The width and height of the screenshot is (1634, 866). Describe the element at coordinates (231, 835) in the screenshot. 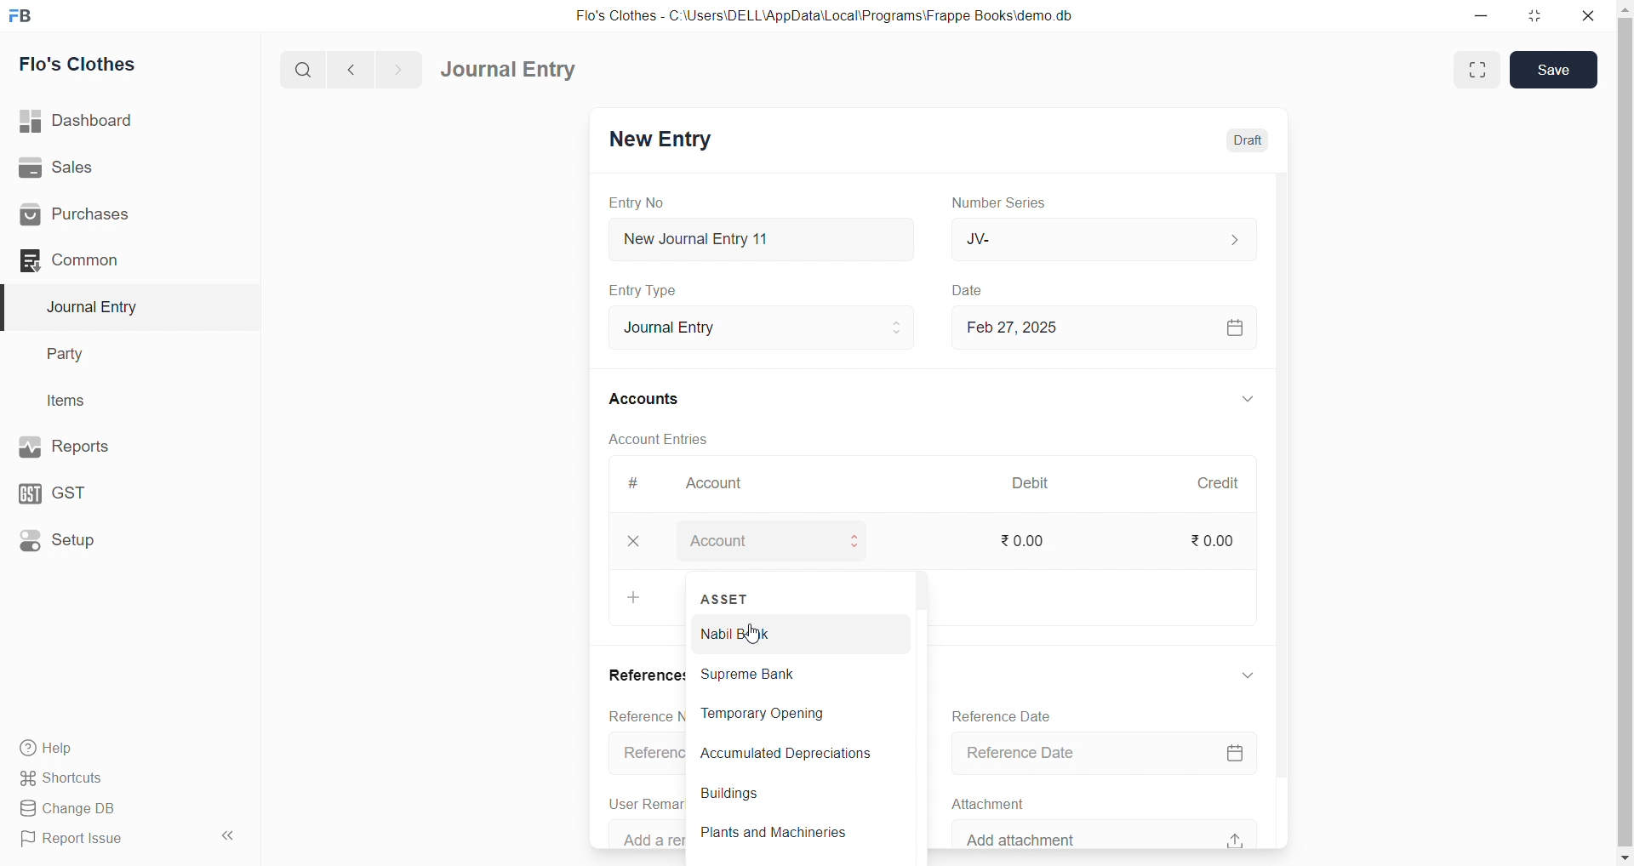

I see `collapse sidebar` at that location.